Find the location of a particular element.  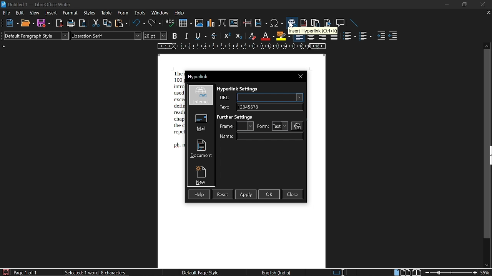

further settings is located at coordinates (236, 117).